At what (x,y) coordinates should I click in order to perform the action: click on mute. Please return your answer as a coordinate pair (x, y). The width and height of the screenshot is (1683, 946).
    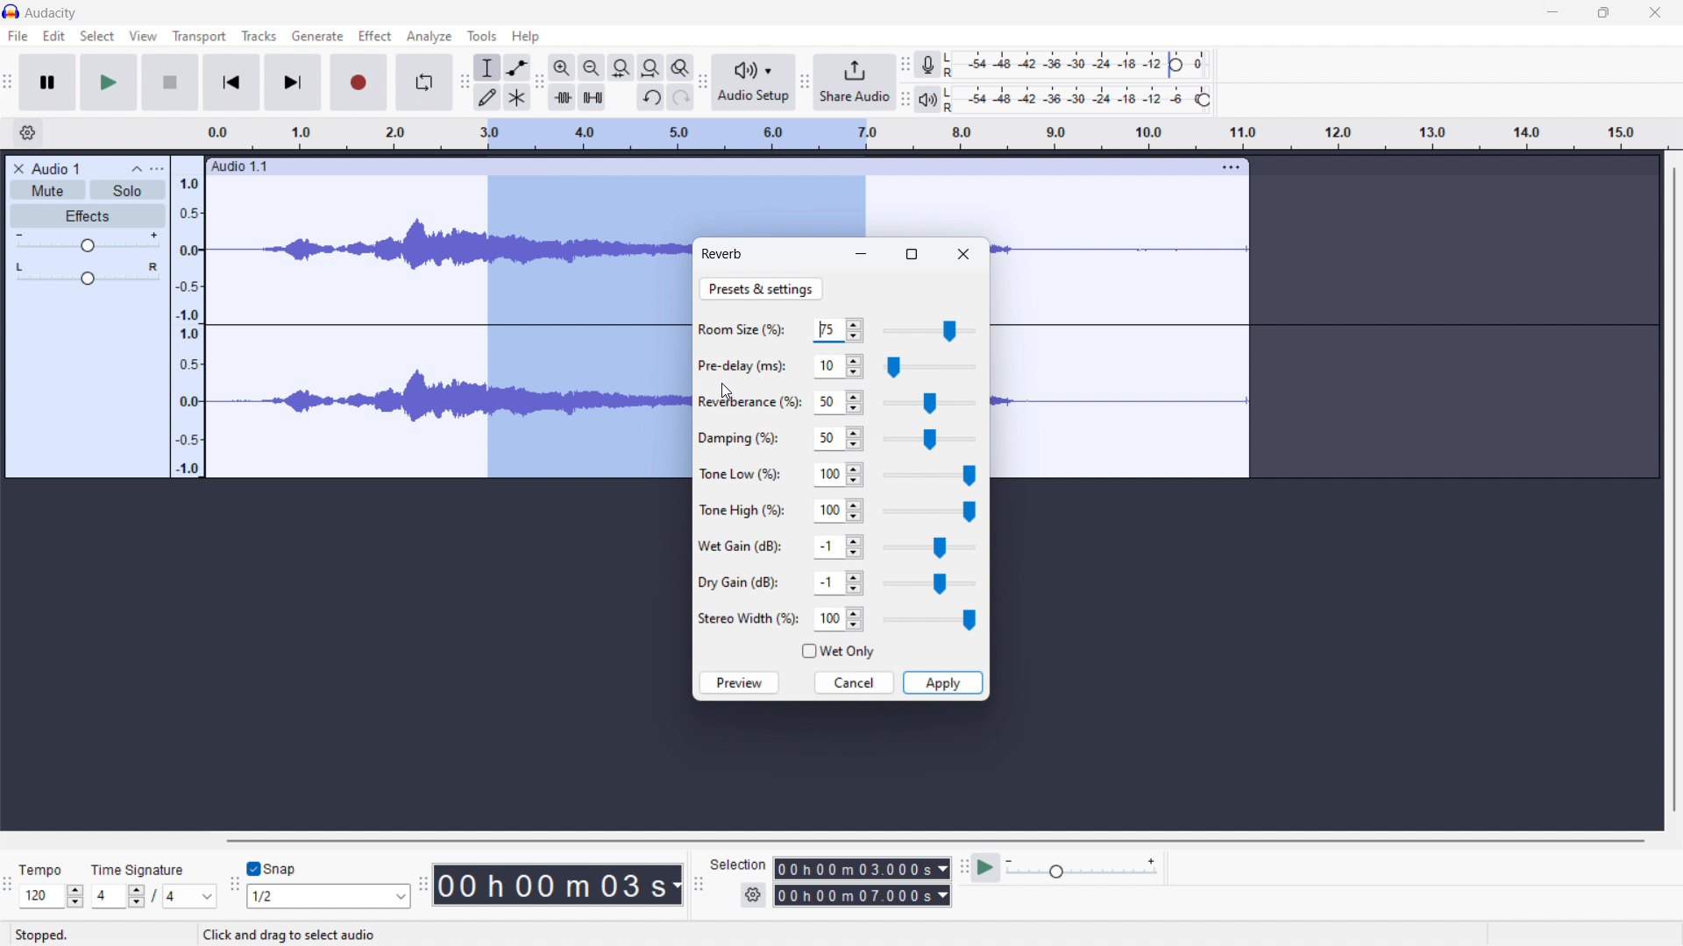
    Looking at the image, I should click on (47, 190).